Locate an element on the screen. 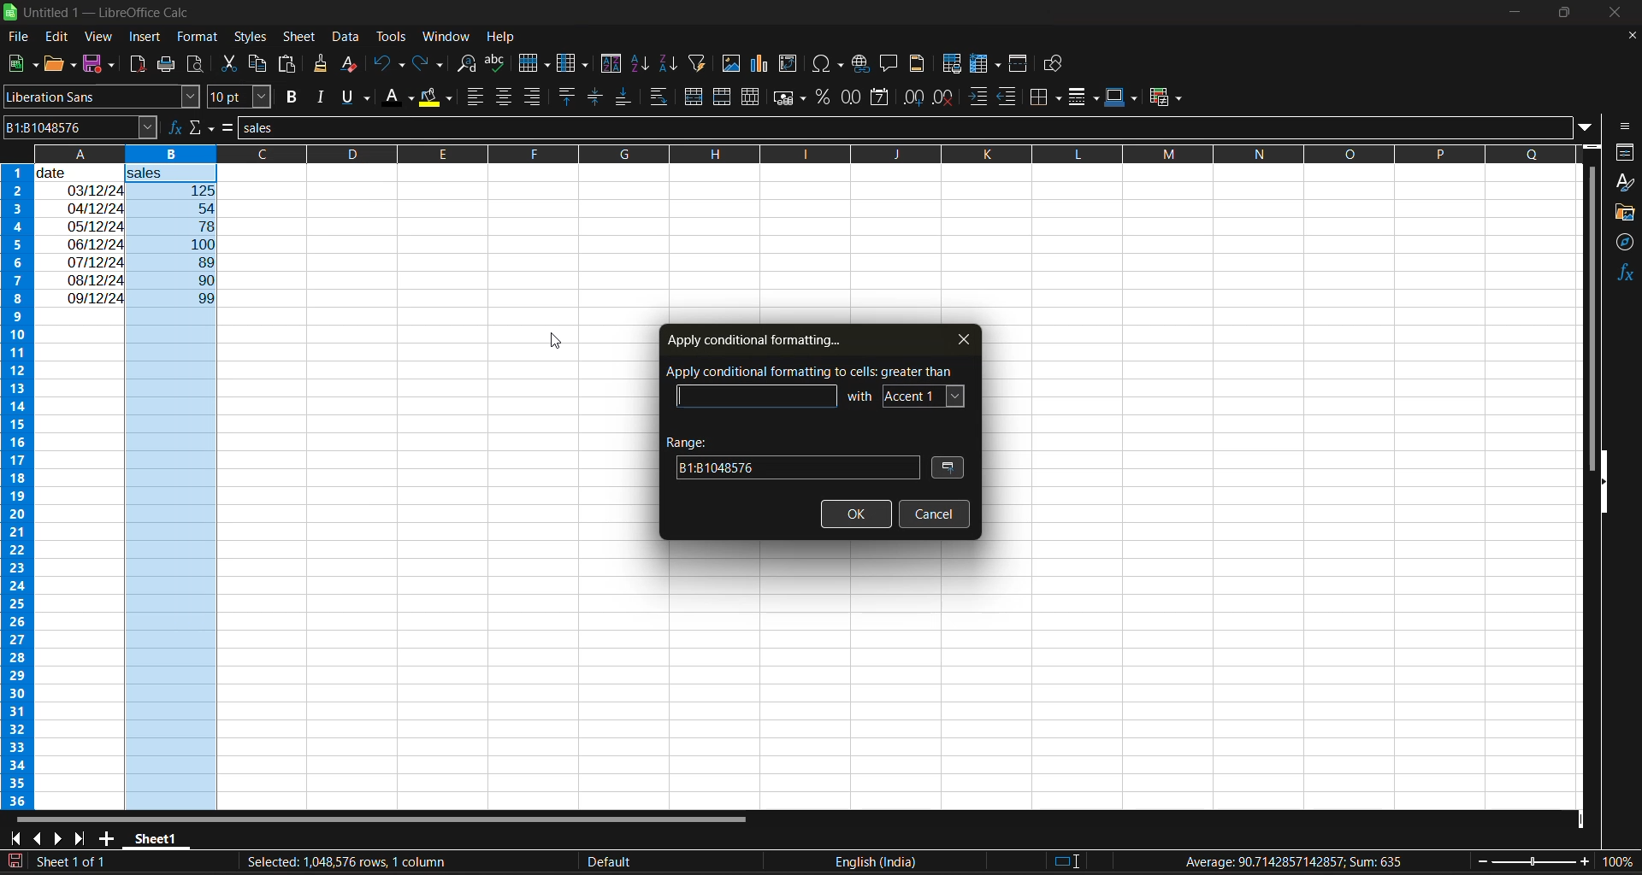 The image size is (1642, 875). hide is located at coordinates (1605, 482).